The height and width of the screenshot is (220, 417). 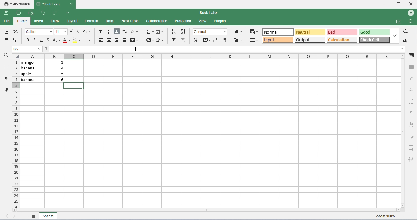 What do you see at coordinates (34, 216) in the screenshot?
I see `list of sheets` at bounding box center [34, 216].